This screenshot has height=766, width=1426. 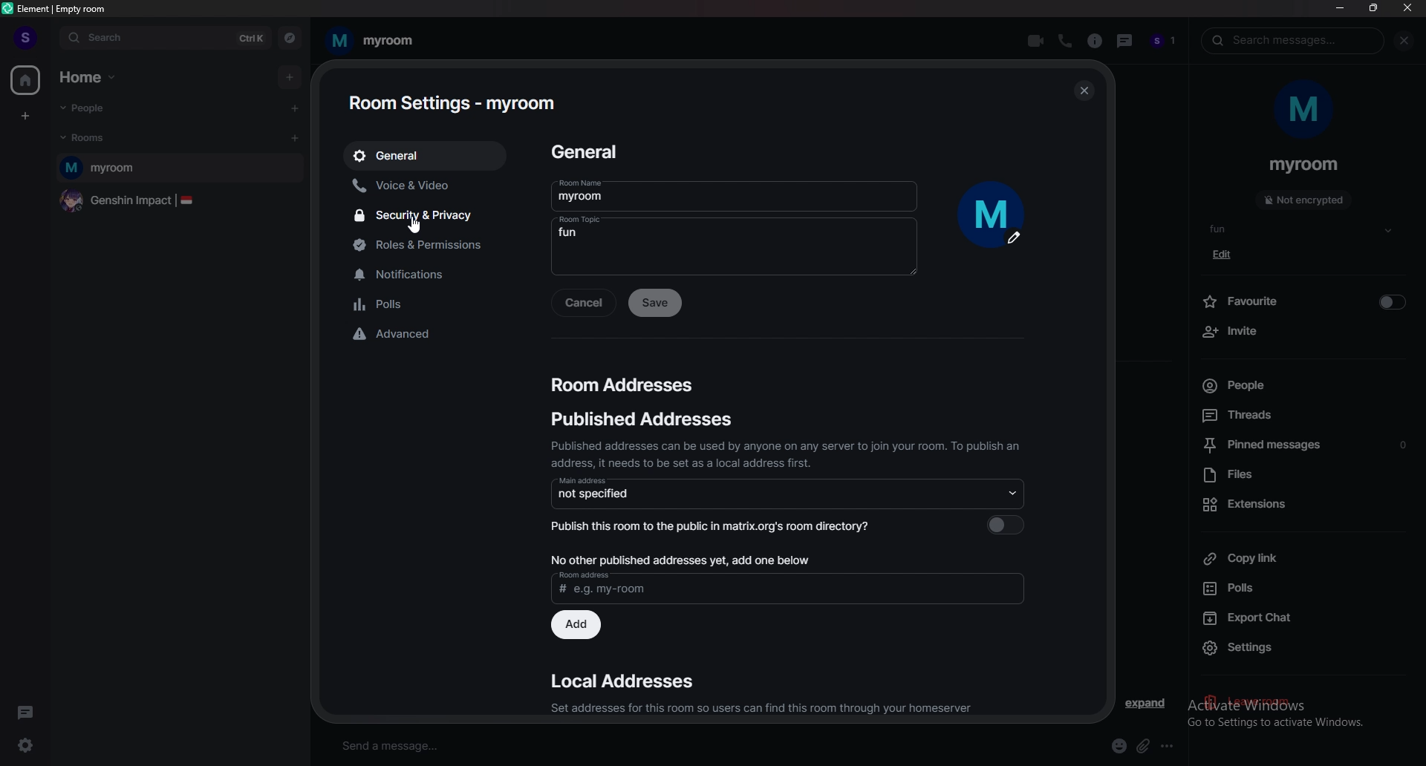 What do you see at coordinates (22, 33) in the screenshot?
I see `profile` at bounding box center [22, 33].